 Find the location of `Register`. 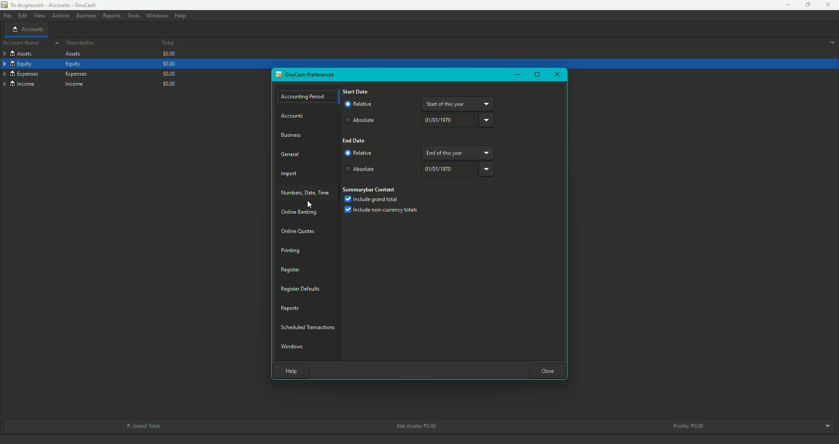

Register is located at coordinates (290, 269).